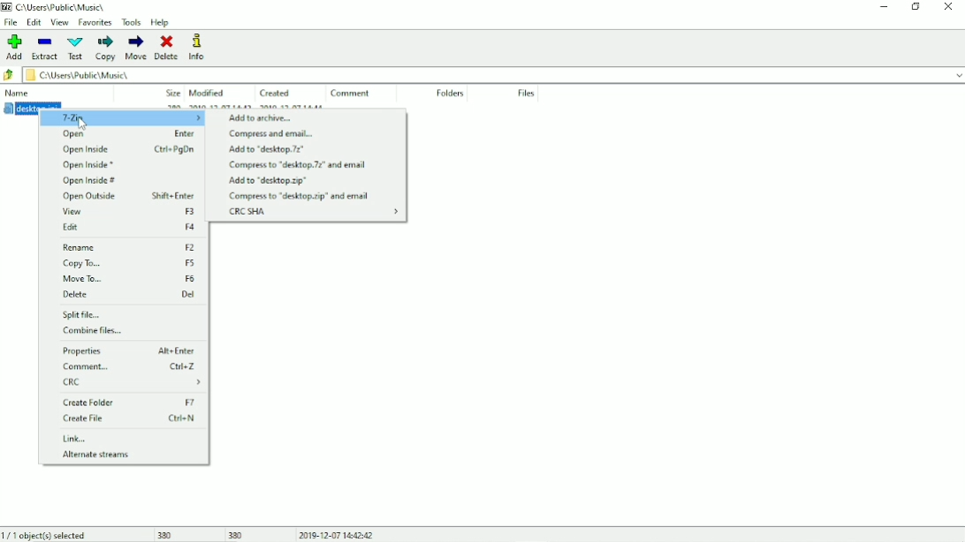 The image size is (965, 542). What do you see at coordinates (60, 22) in the screenshot?
I see `View` at bounding box center [60, 22].